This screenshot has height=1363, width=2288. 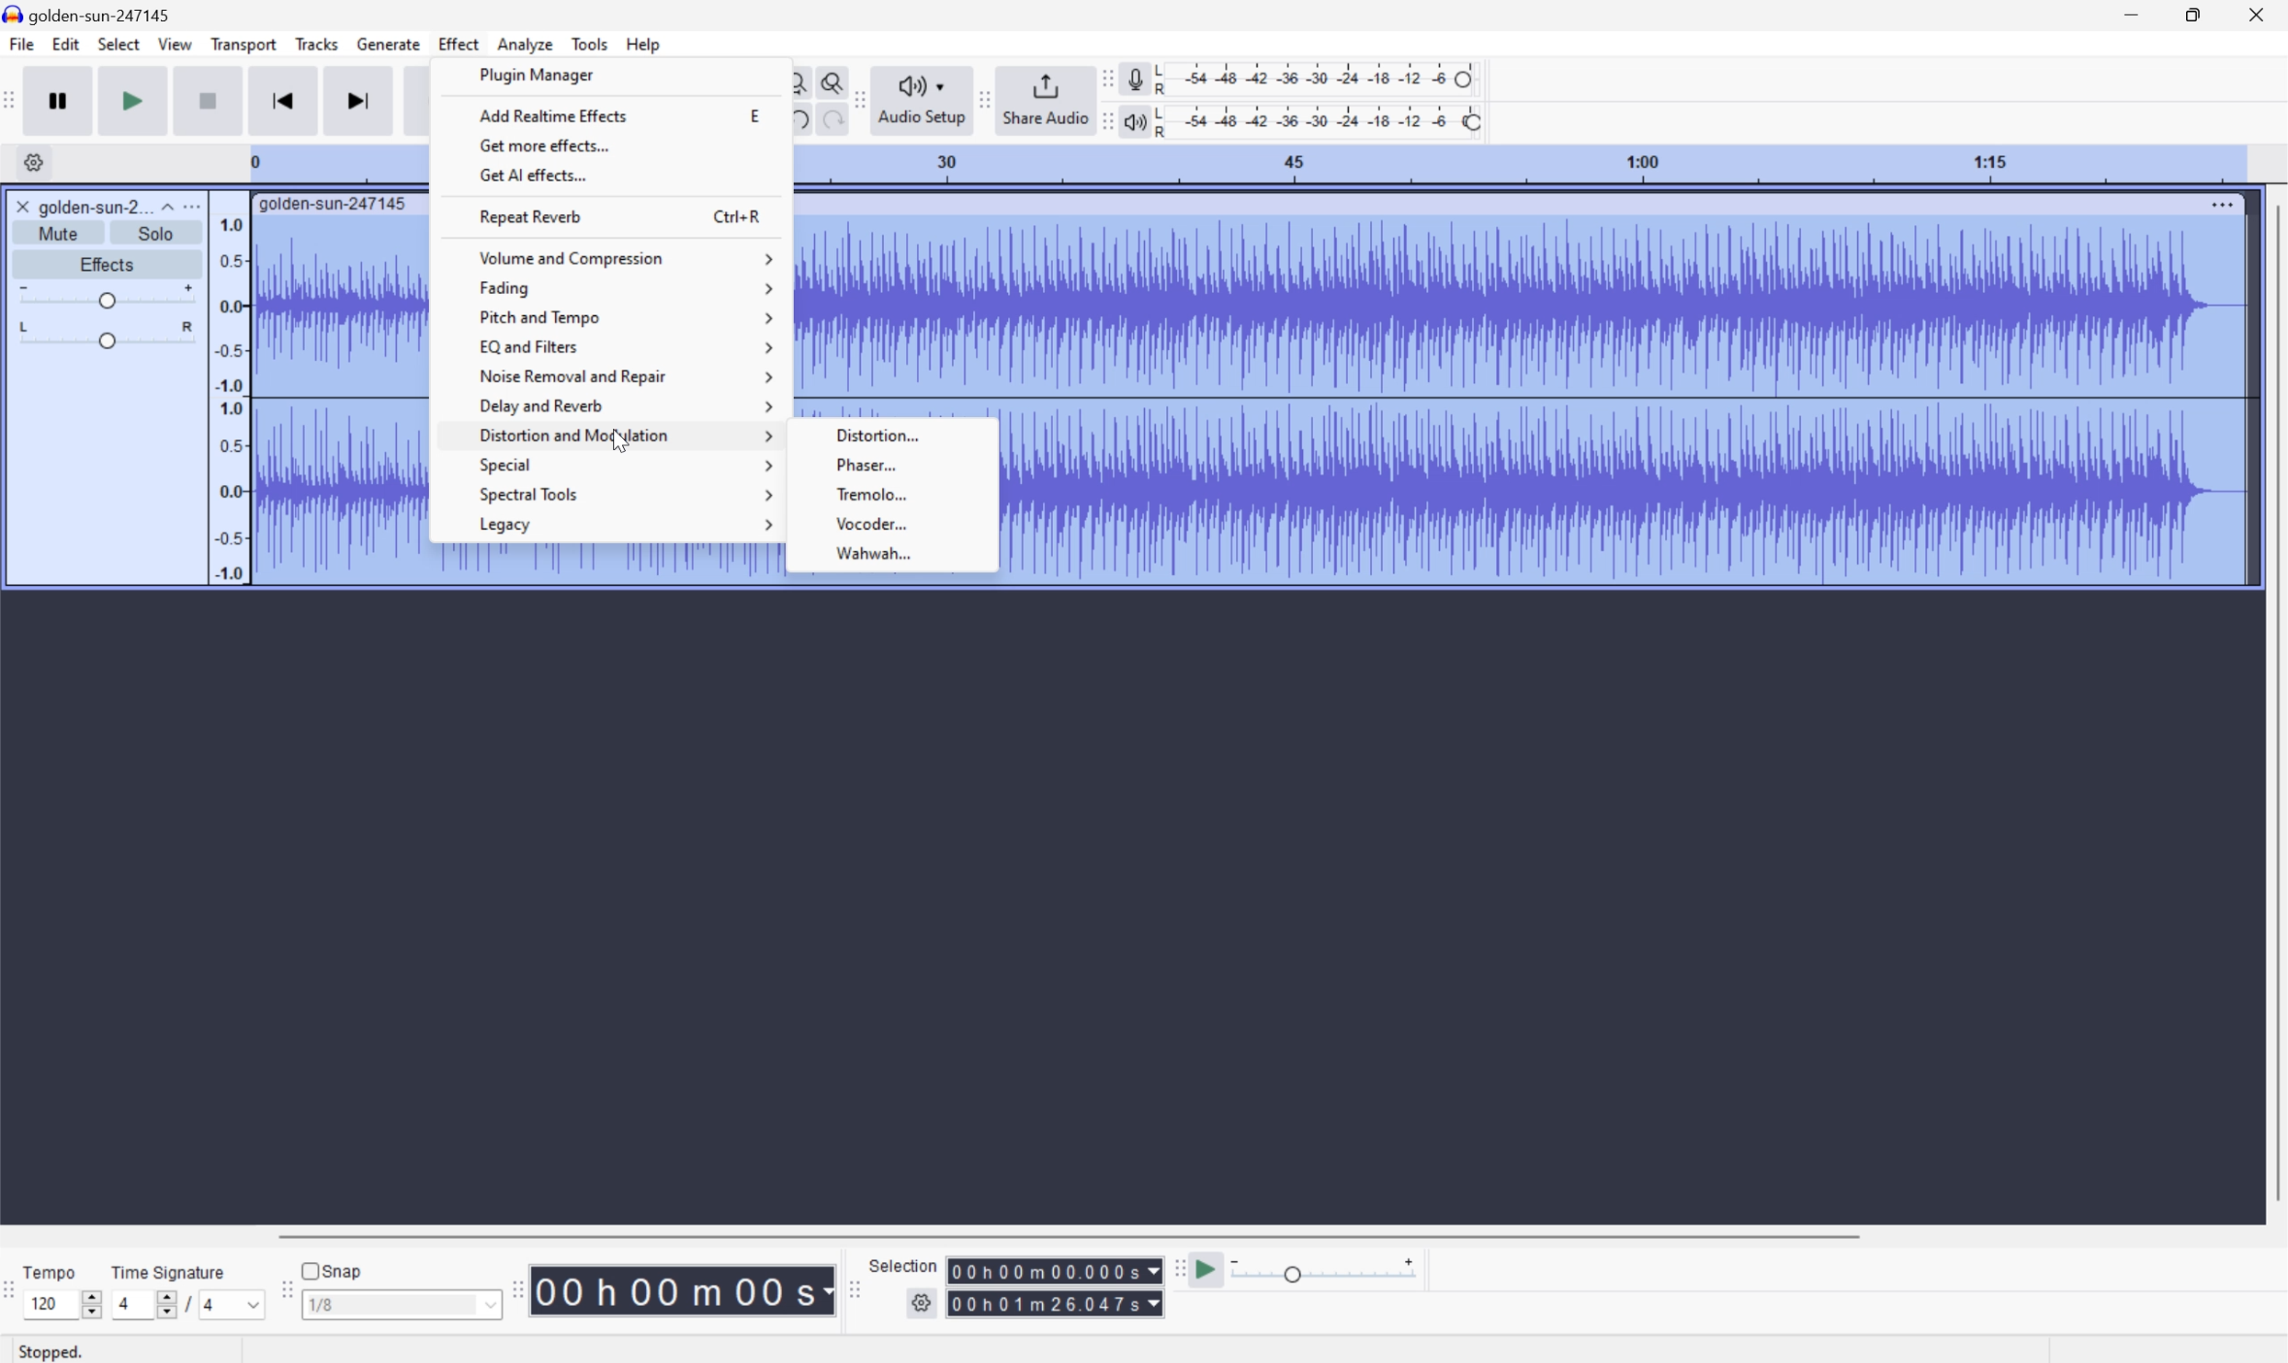 I want to click on Spectral Tools, so click(x=622, y=494).